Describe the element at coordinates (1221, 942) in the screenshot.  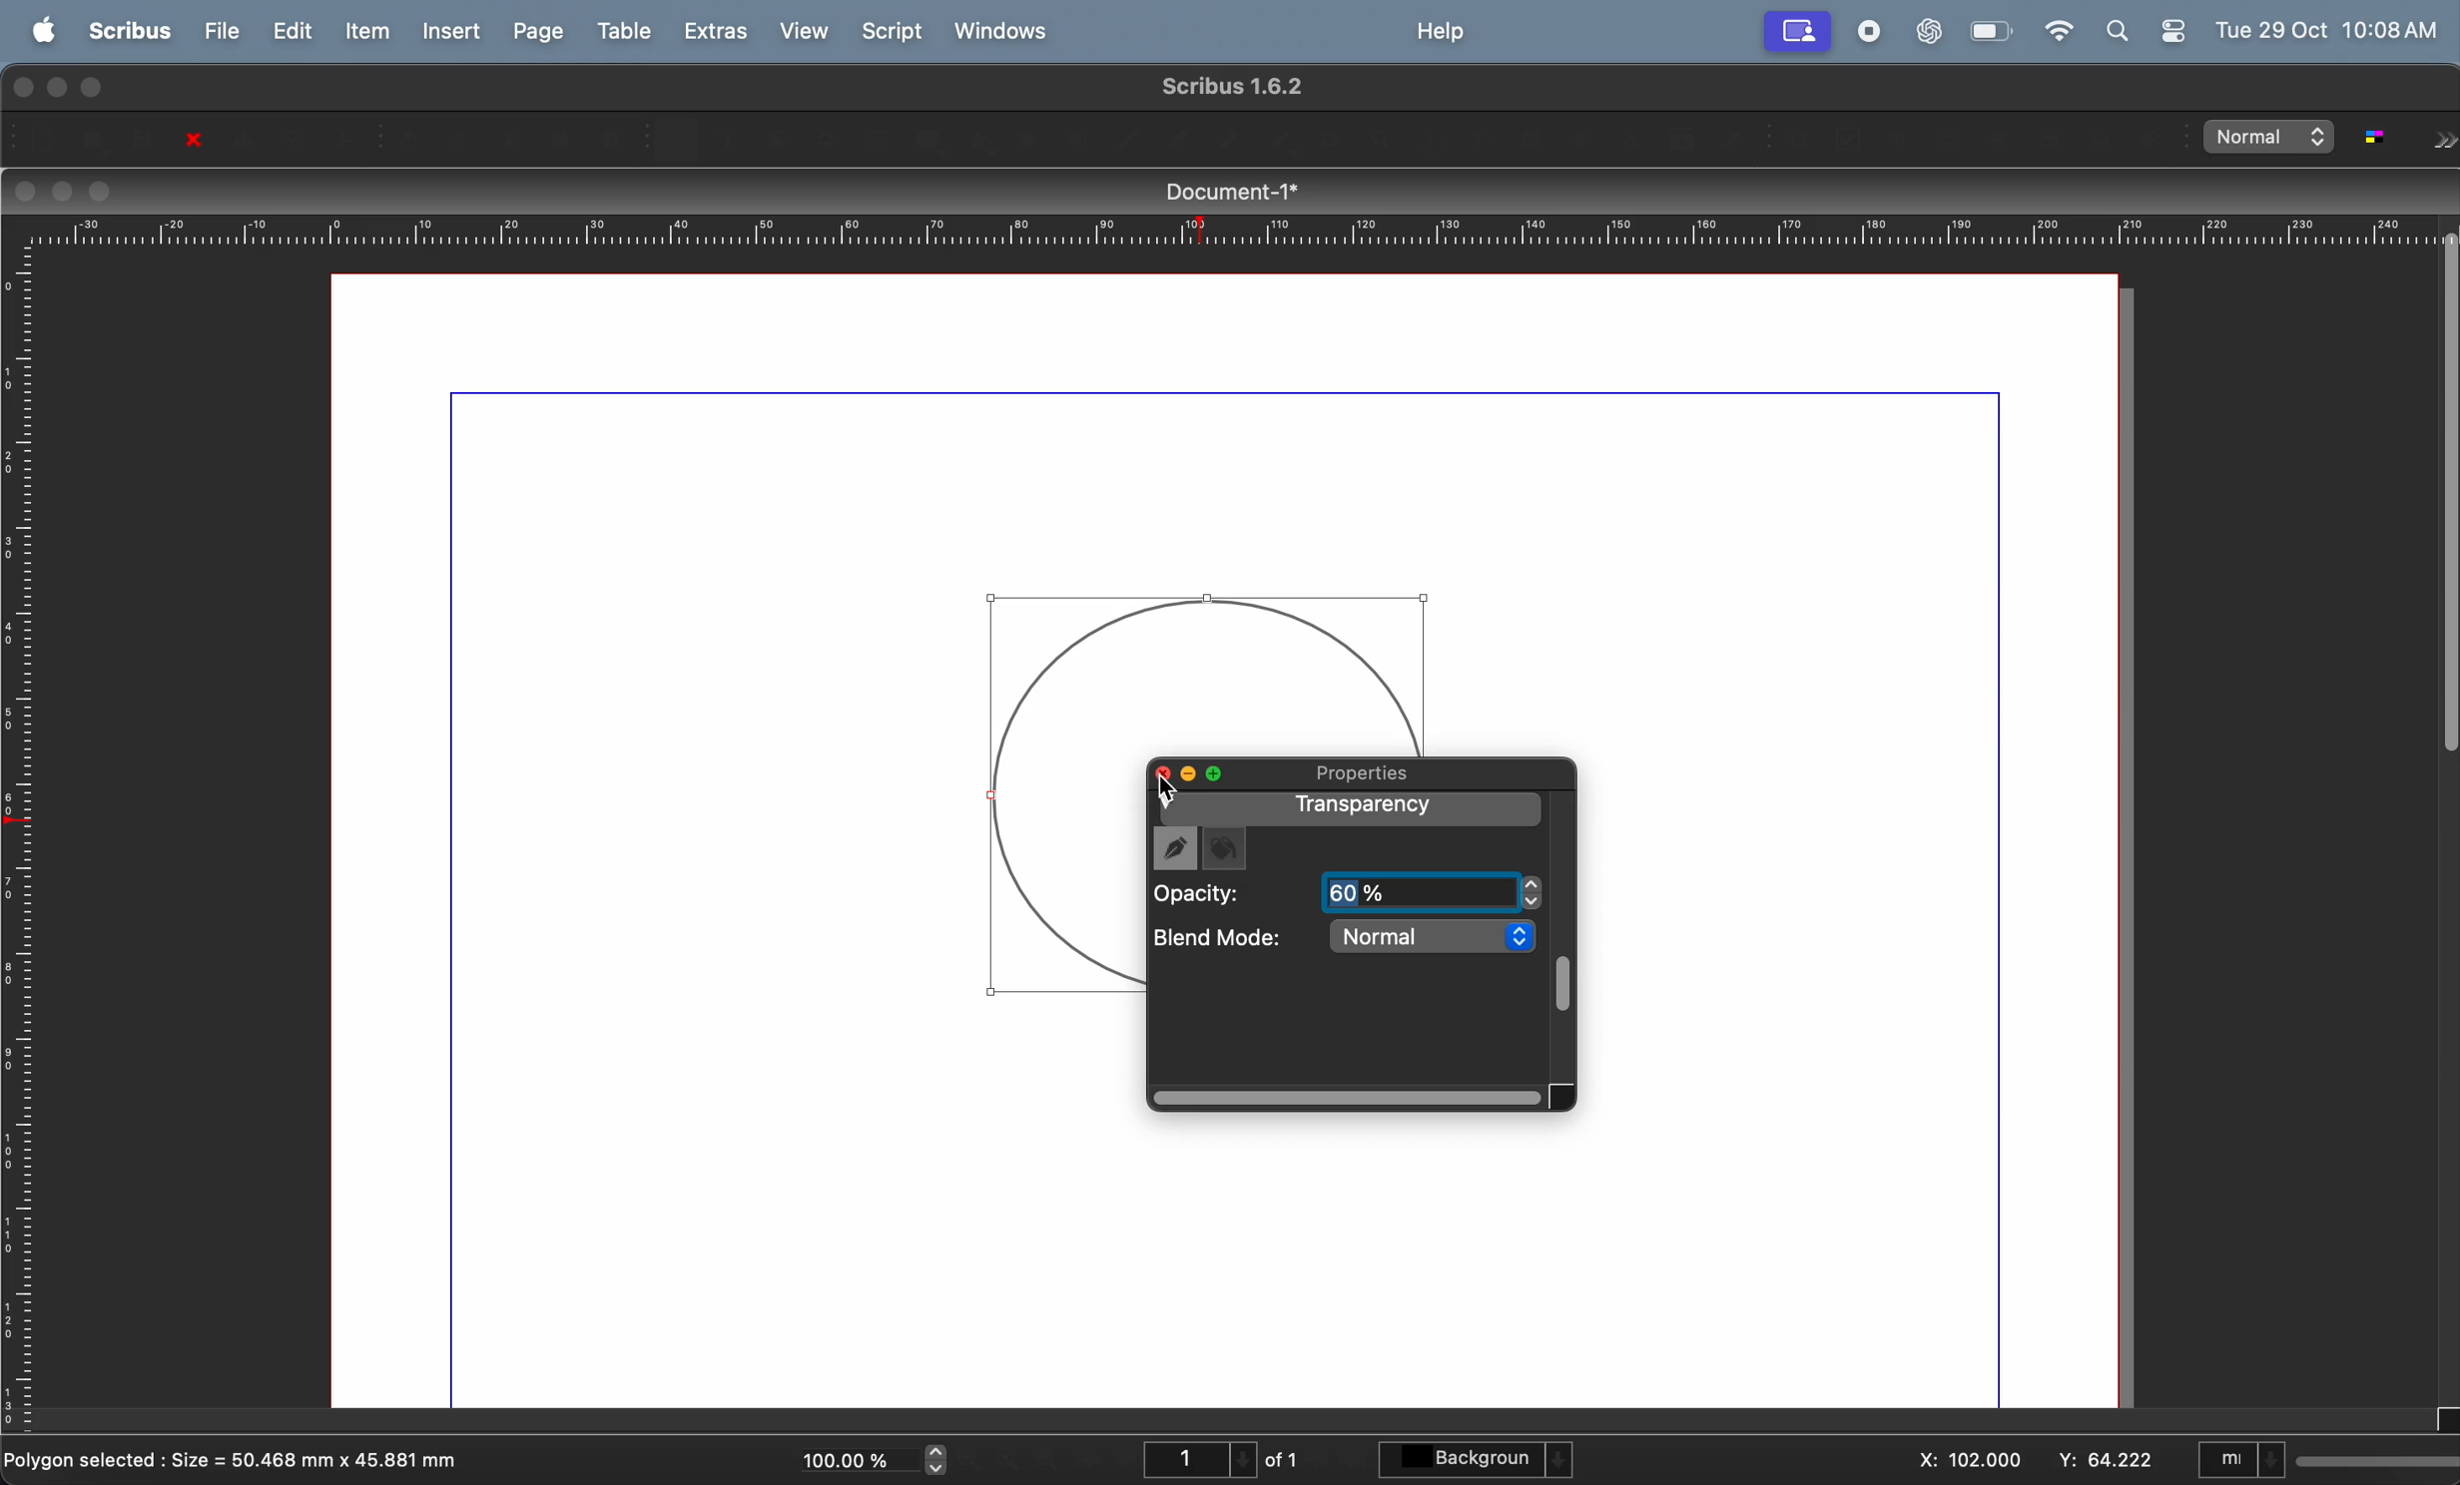
I see `blend mode` at that location.